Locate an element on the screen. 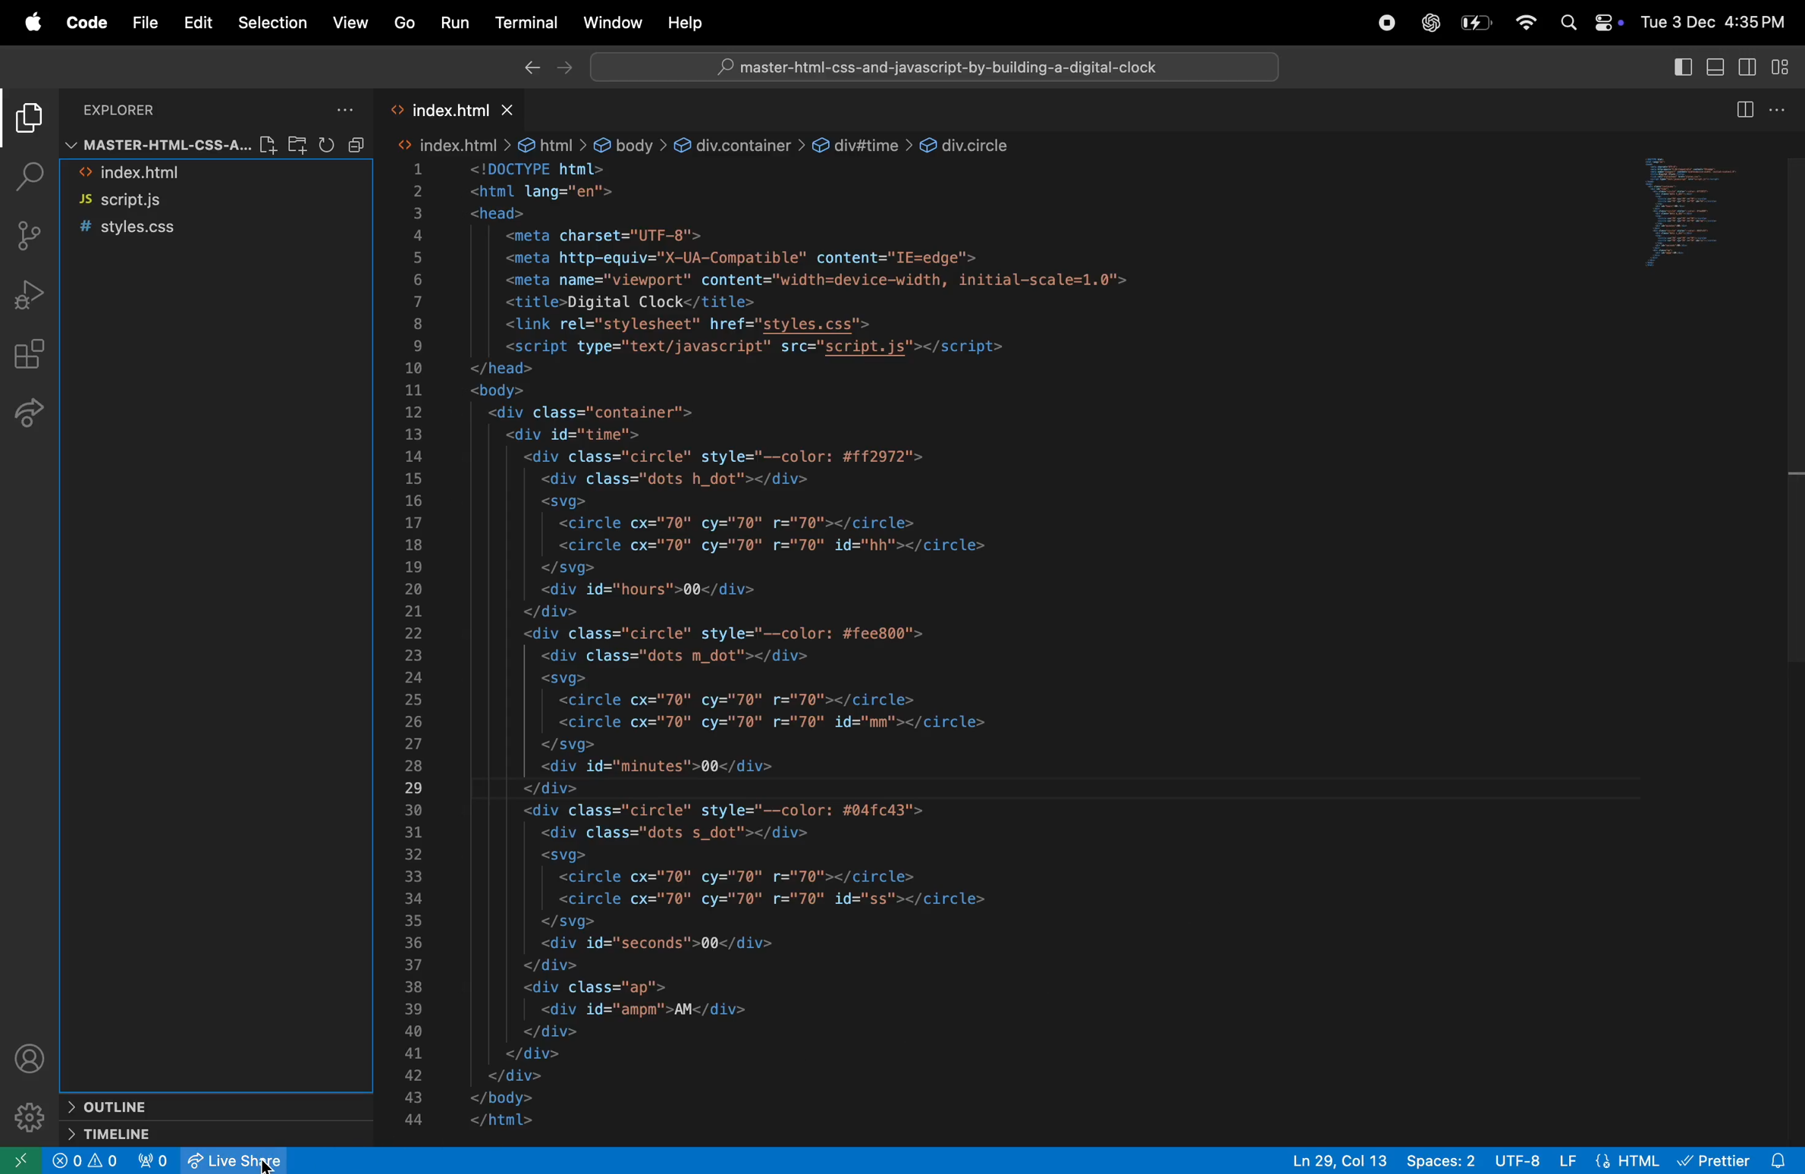 The width and height of the screenshot is (1805, 1174). preview window is located at coordinates (1703, 215).